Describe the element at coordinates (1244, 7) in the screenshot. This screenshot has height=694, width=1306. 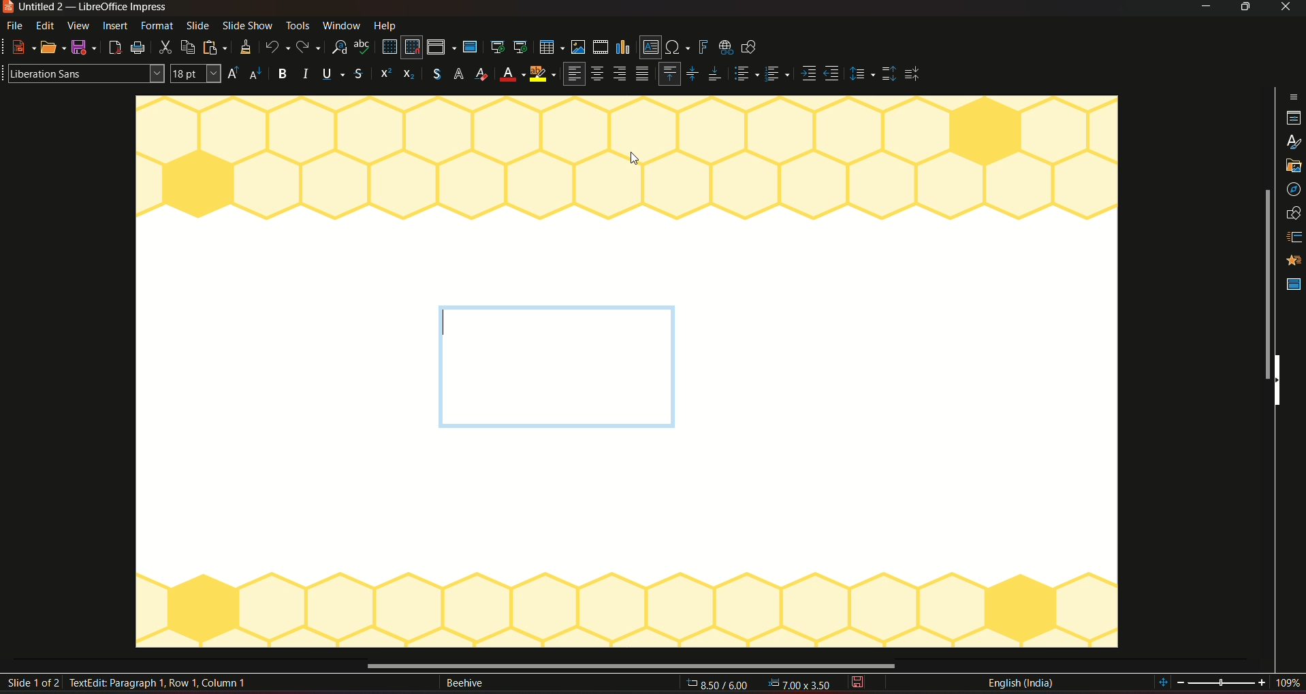
I see `Minimize/maximize` at that location.